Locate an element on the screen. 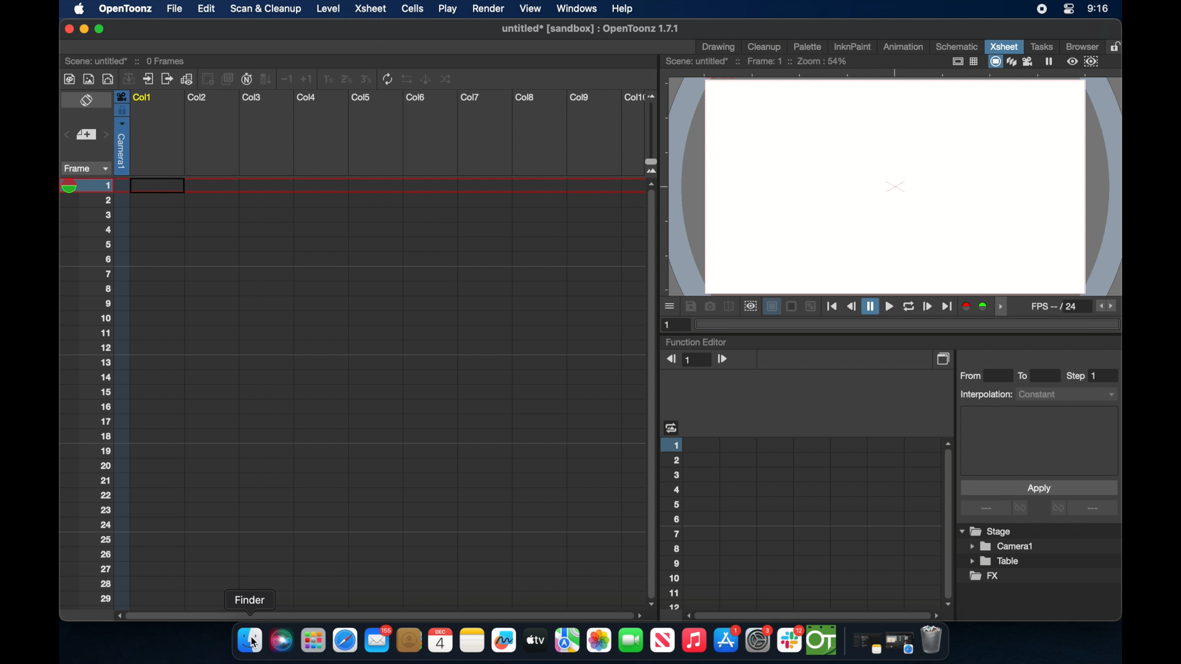 Image resolution: width=1181 pixels, height=664 pixels. schematic is located at coordinates (957, 46).